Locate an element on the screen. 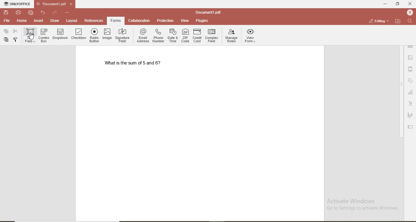 Image resolution: width=416 pixels, height=222 pixels. image  is located at coordinates (108, 35).